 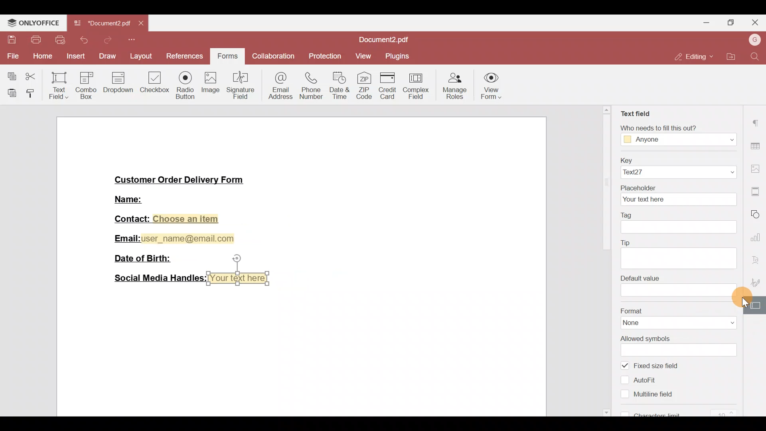 What do you see at coordinates (184, 55) in the screenshot?
I see `References` at bounding box center [184, 55].